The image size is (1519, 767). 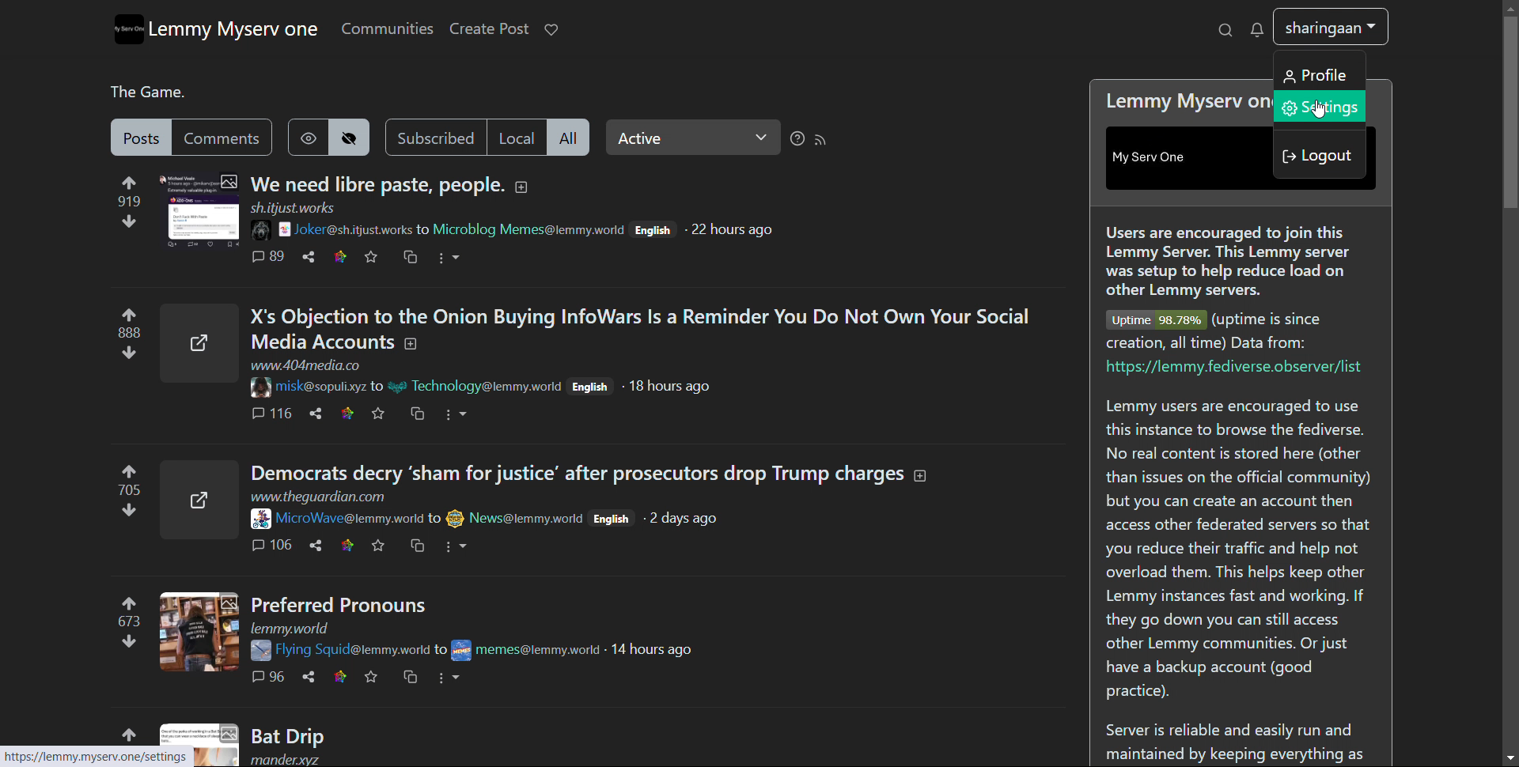 I want to click on cross post, so click(x=418, y=416).